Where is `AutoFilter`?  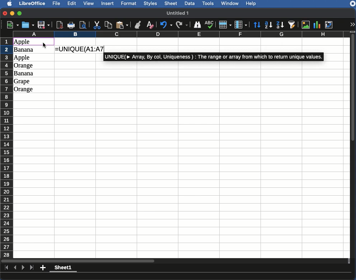
AutoFilter is located at coordinates (293, 24).